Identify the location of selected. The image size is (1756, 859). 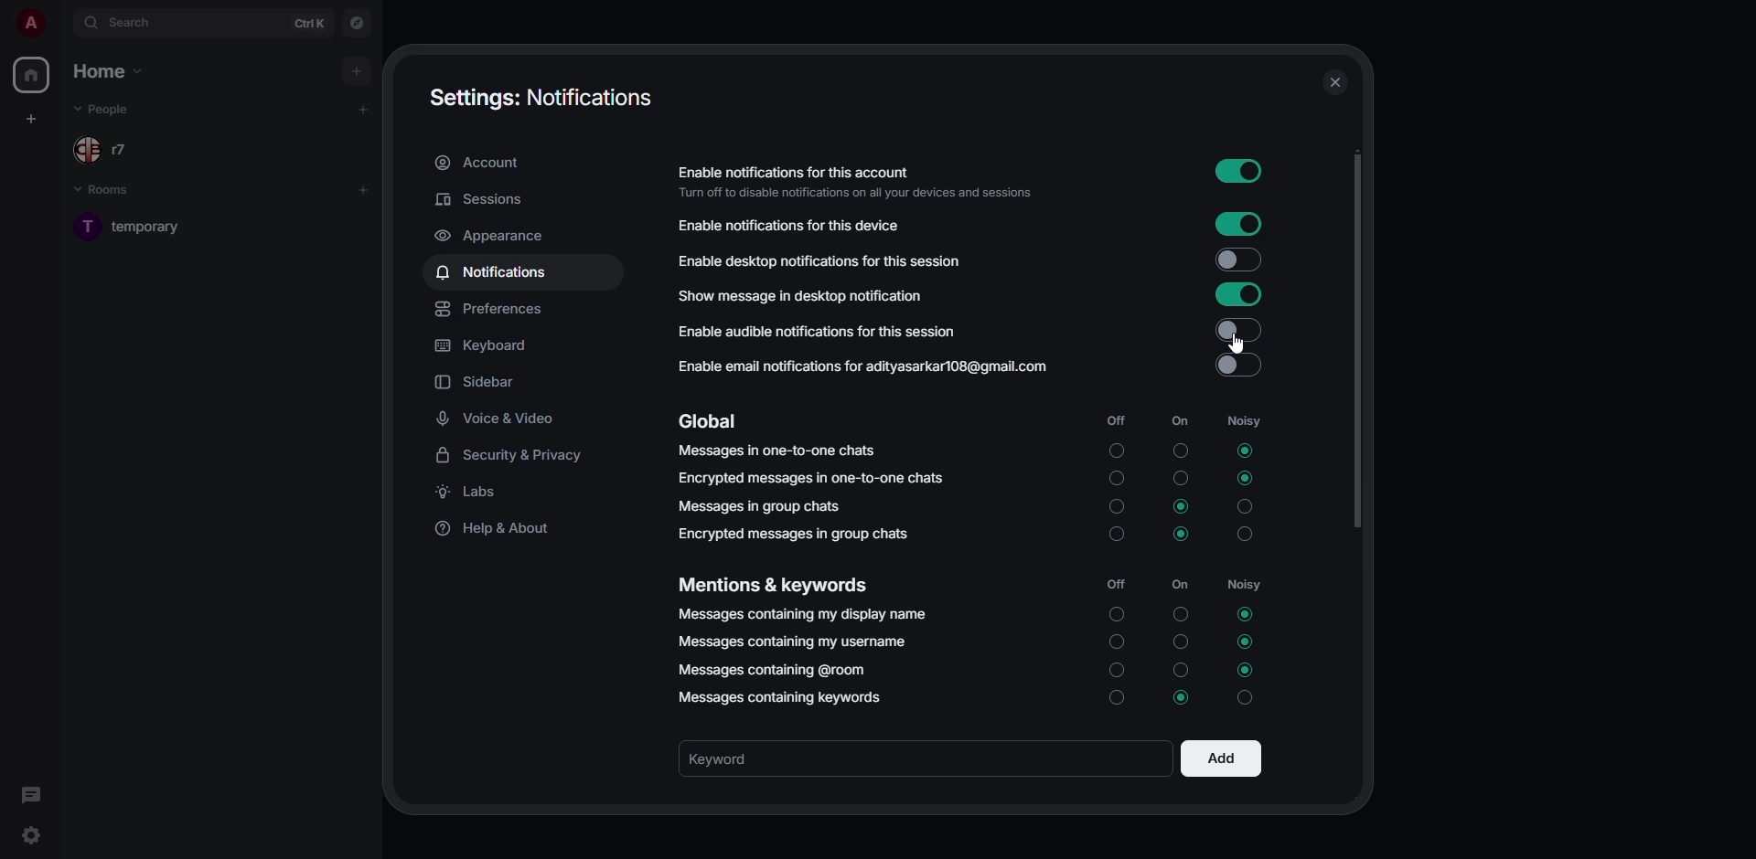
(1244, 451).